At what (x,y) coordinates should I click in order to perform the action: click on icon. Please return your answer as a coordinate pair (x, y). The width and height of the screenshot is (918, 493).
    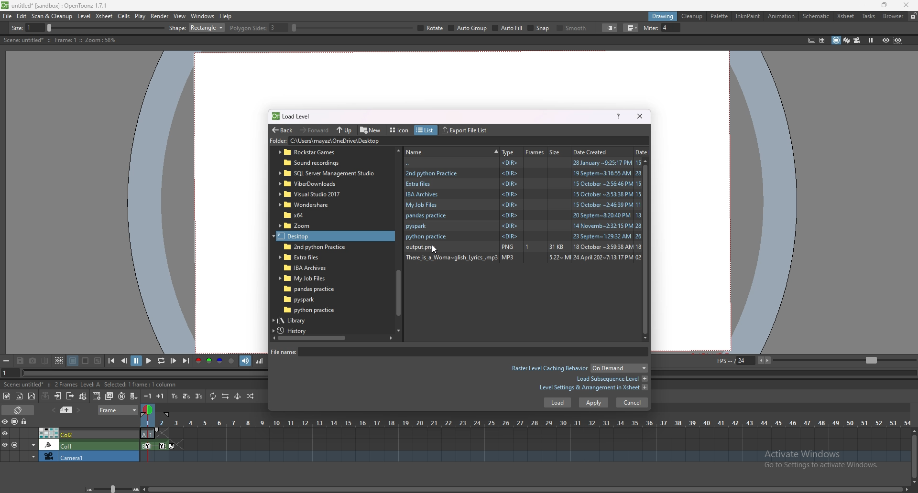
    Looking at the image, I should click on (401, 130).